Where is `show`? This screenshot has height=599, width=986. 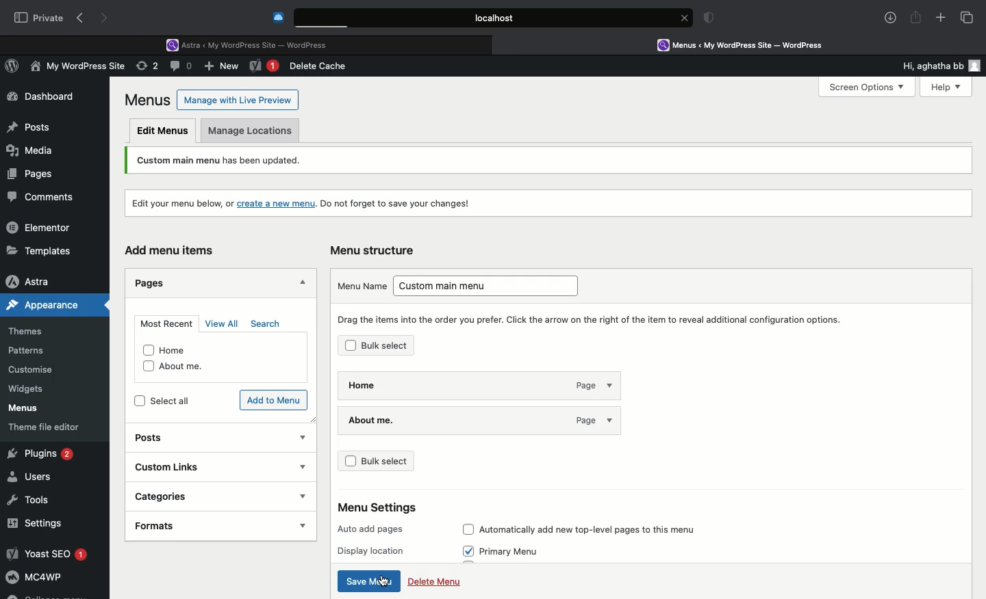 show is located at coordinates (293, 527).